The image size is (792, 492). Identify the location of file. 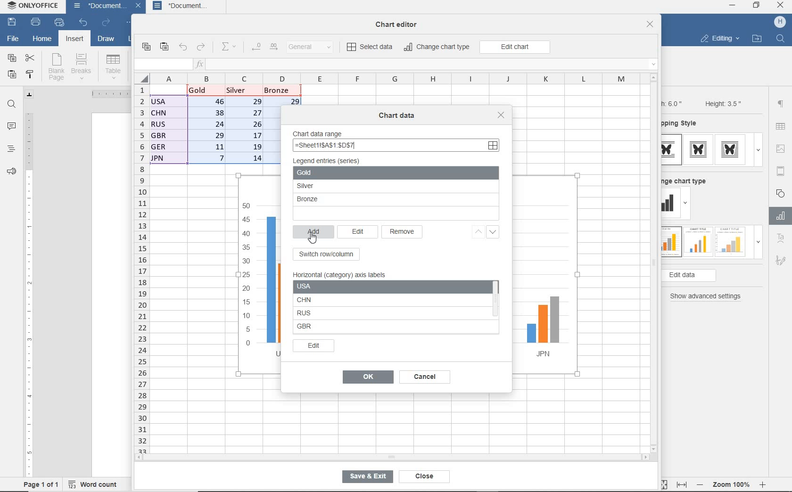
(12, 38).